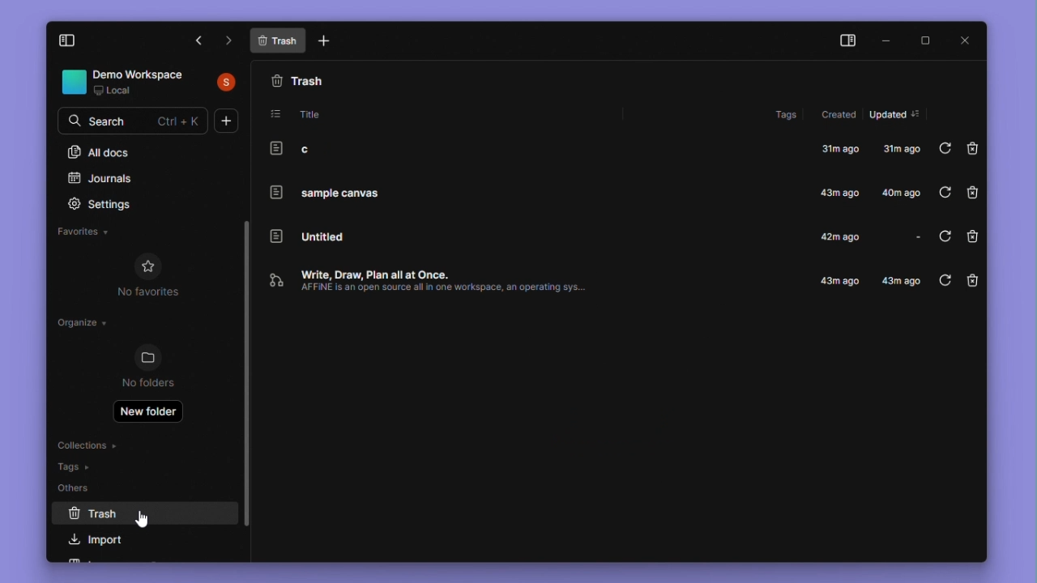  Describe the element at coordinates (891, 40) in the screenshot. I see `Minimise` at that location.